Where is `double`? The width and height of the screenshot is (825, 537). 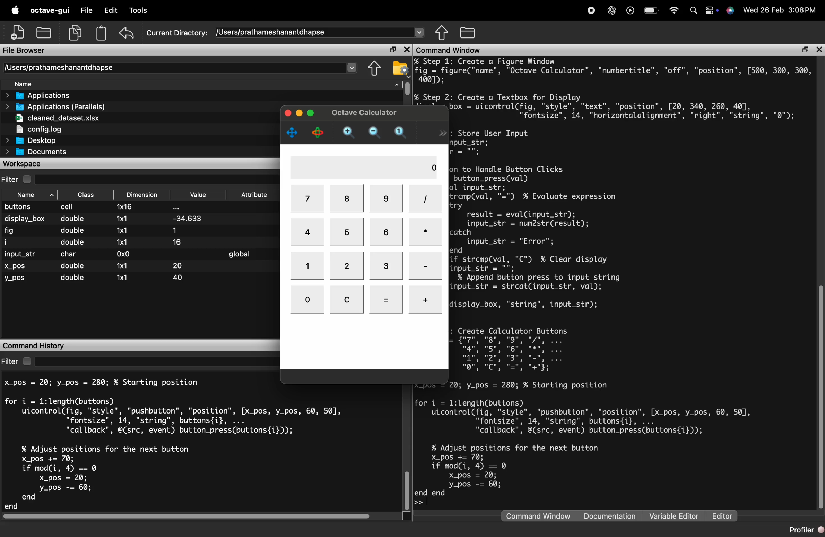
double is located at coordinates (73, 265).